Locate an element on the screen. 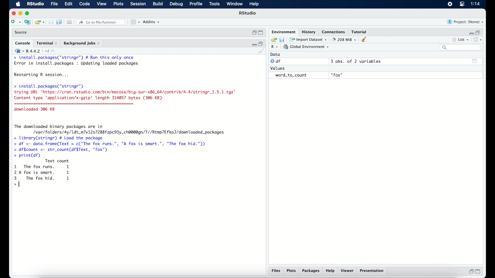 The image size is (495, 278). R studio is located at coordinates (247, 13).